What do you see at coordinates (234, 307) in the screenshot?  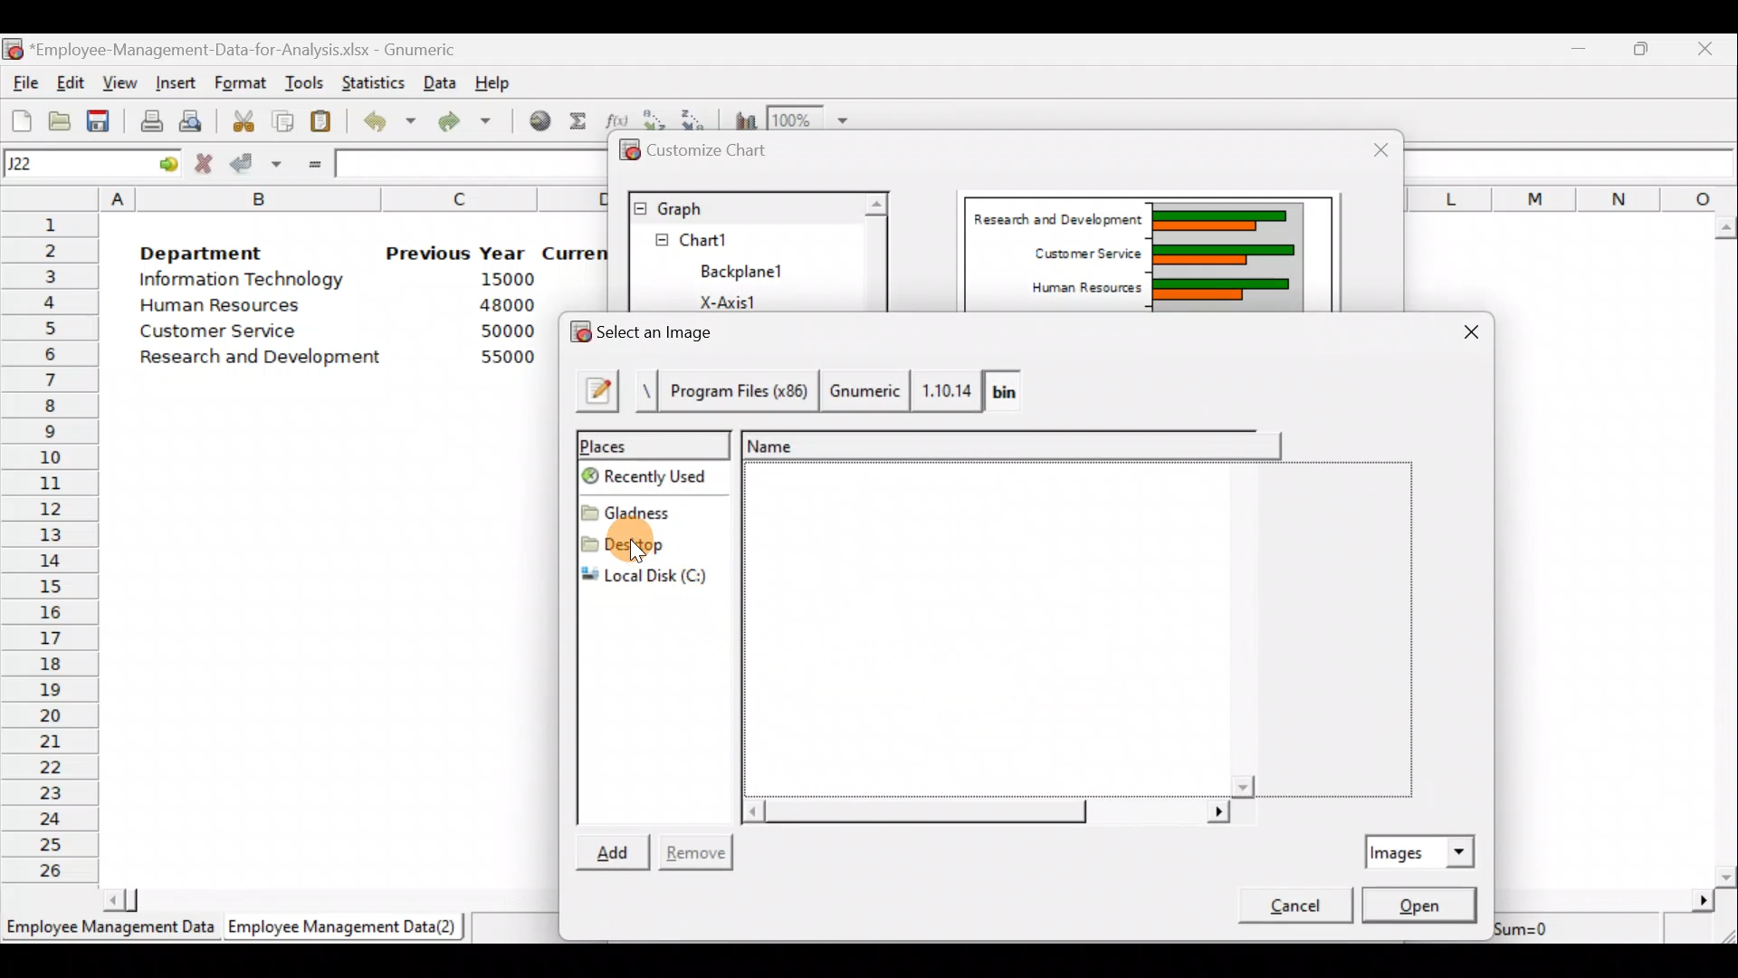 I see `Human Resources` at bounding box center [234, 307].